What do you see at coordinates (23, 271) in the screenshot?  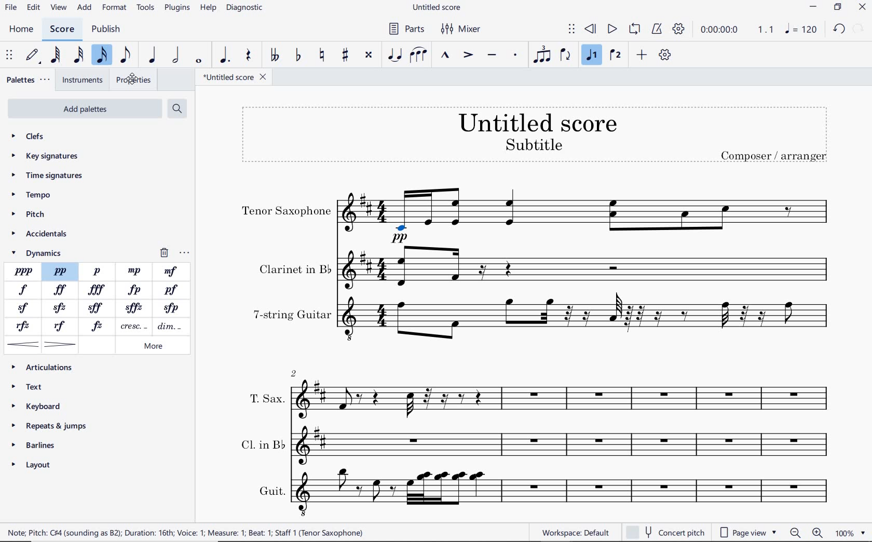 I see `PPP (pianississimo)` at bounding box center [23, 271].